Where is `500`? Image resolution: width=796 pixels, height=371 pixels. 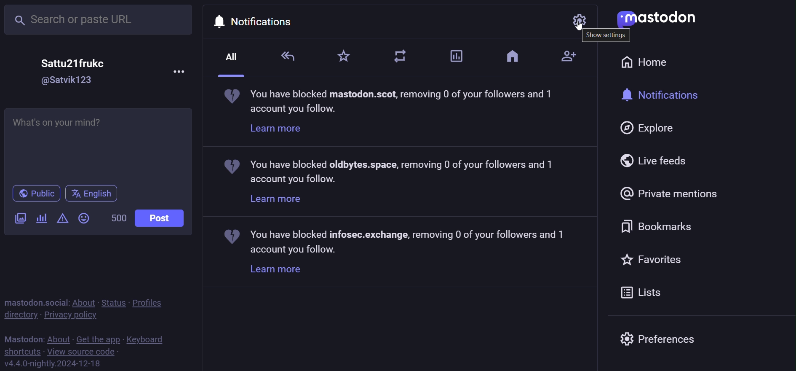 500 is located at coordinates (117, 218).